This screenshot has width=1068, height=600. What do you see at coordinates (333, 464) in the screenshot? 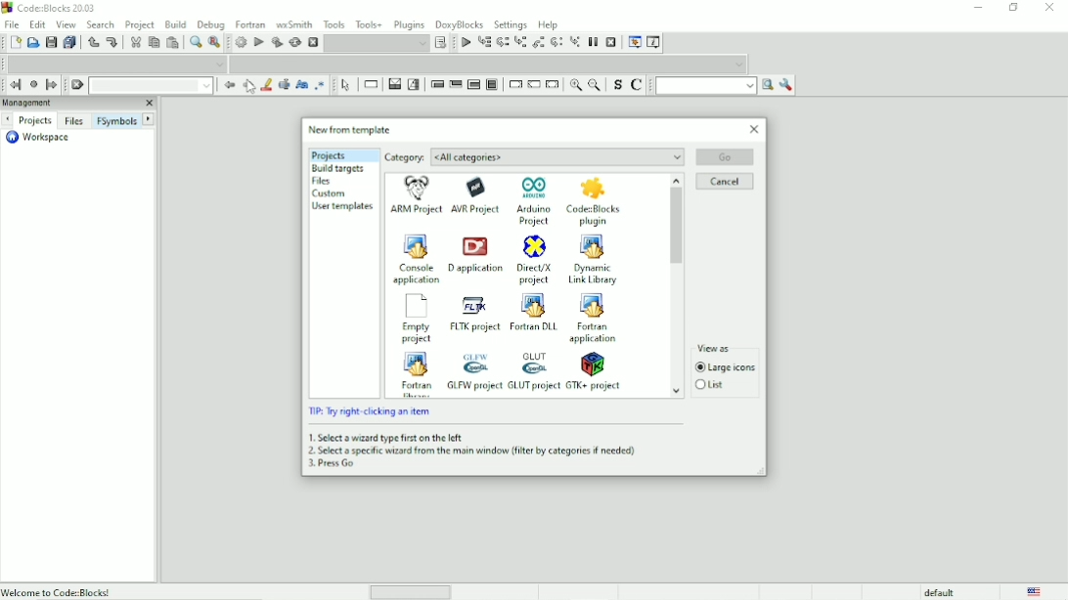
I see `3. Press Go` at bounding box center [333, 464].